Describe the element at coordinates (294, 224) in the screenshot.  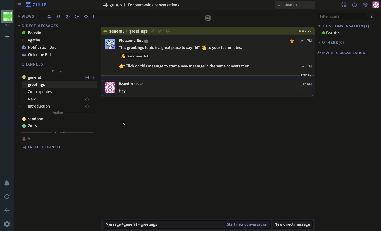
I see `new direct message` at that location.